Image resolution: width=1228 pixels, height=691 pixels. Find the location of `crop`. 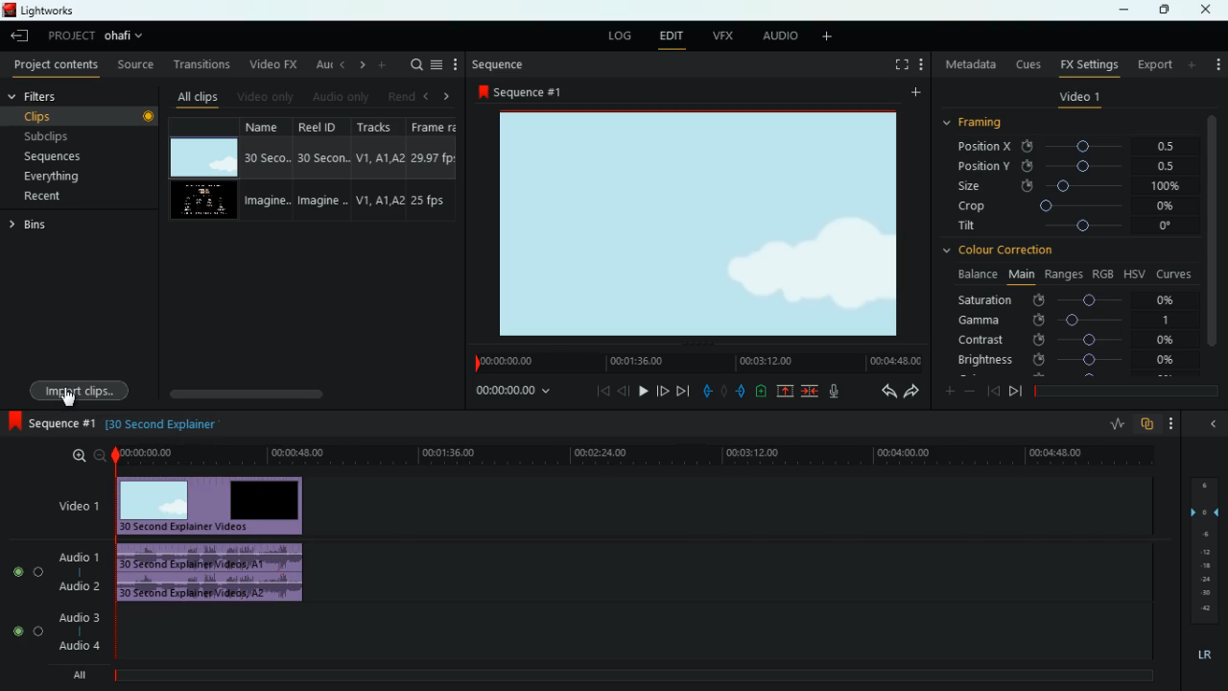

crop is located at coordinates (1068, 208).